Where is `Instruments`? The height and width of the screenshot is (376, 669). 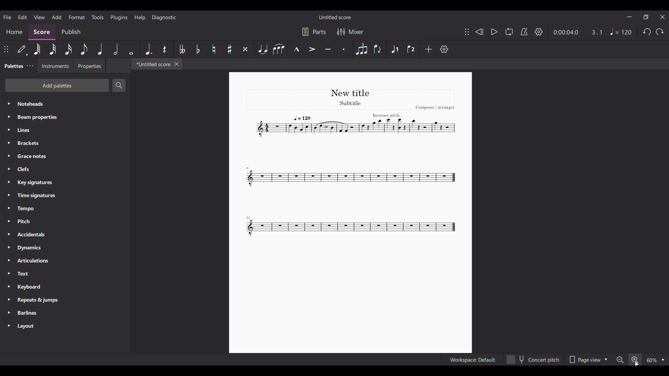 Instruments is located at coordinates (55, 66).